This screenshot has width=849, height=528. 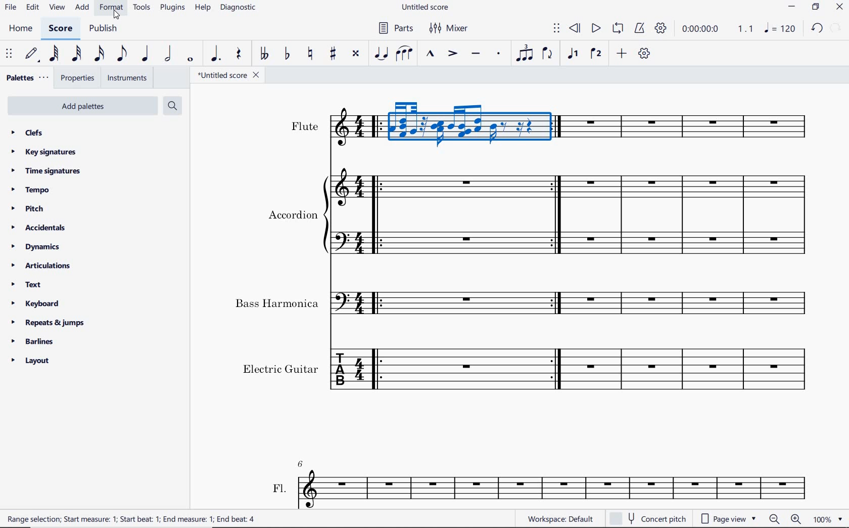 What do you see at coordinates (78, 78) in the screenshot?
I see `properties` at bounding box center [78, 78].